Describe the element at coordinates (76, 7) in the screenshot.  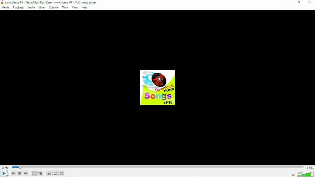
I see `View` at that location.